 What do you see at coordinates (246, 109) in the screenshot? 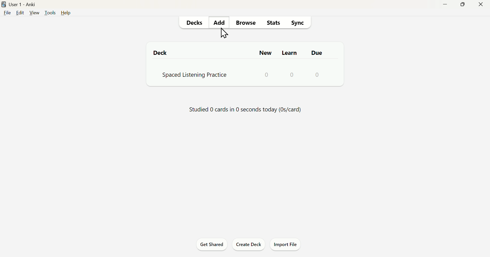
I see `` at bounding box center [246, 109].